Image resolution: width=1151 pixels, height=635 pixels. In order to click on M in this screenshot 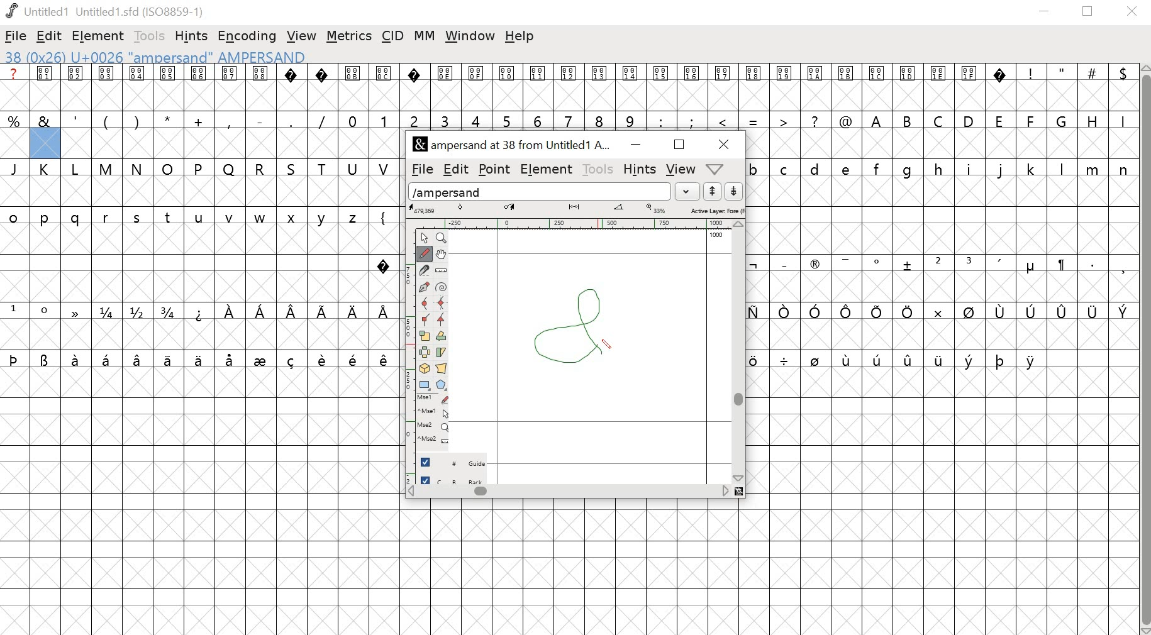, I will do `click(107, 168)`.